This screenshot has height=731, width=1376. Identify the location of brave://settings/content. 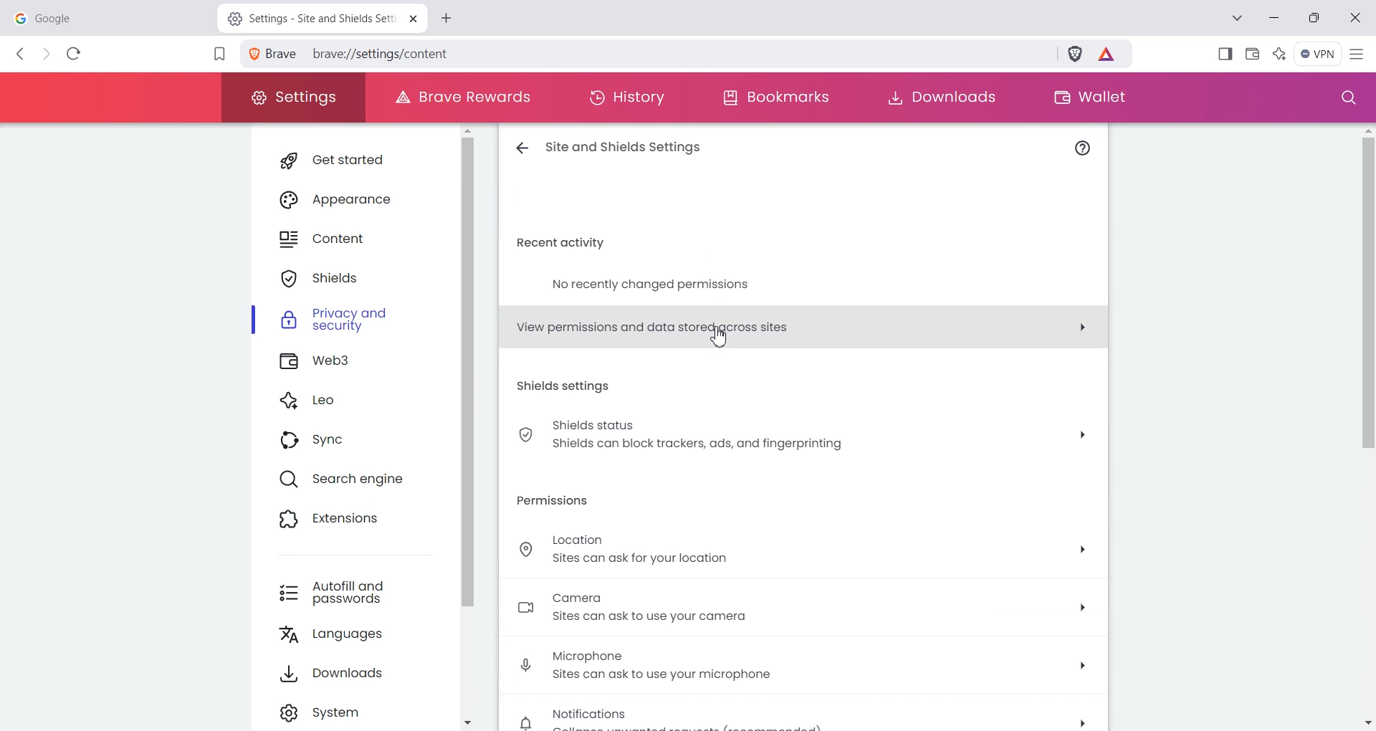
(383, 53).